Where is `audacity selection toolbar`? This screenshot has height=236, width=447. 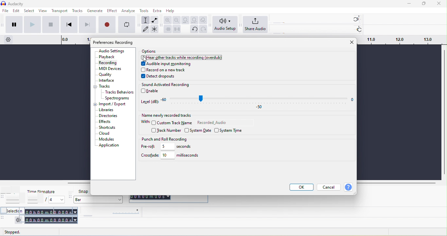
audacity selection toolbar is located at coordinates (3, 216).